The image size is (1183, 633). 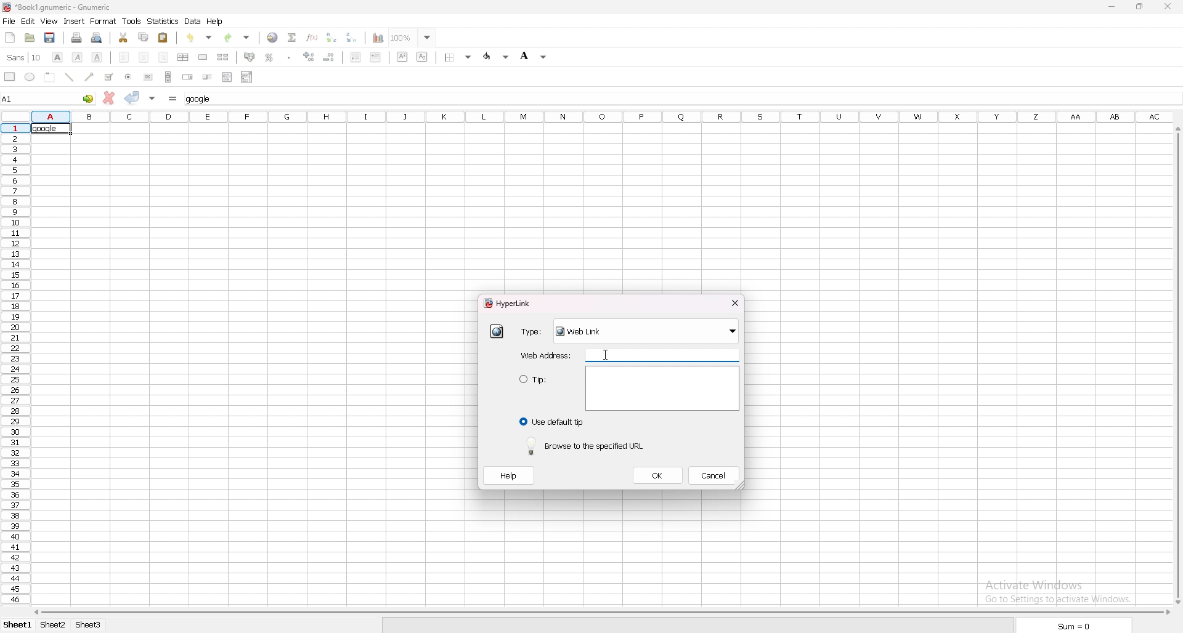 I want to click on tickbox, so click(x=109, y=77).